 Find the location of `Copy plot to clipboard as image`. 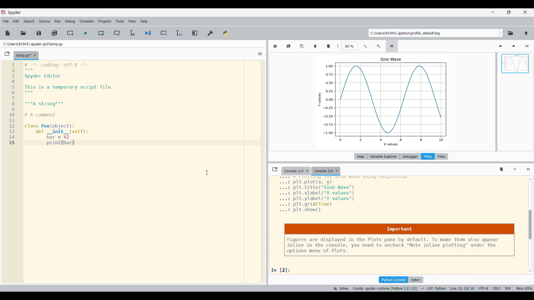

Copy plot to clipboard as image is located at coordinates (302, 46).